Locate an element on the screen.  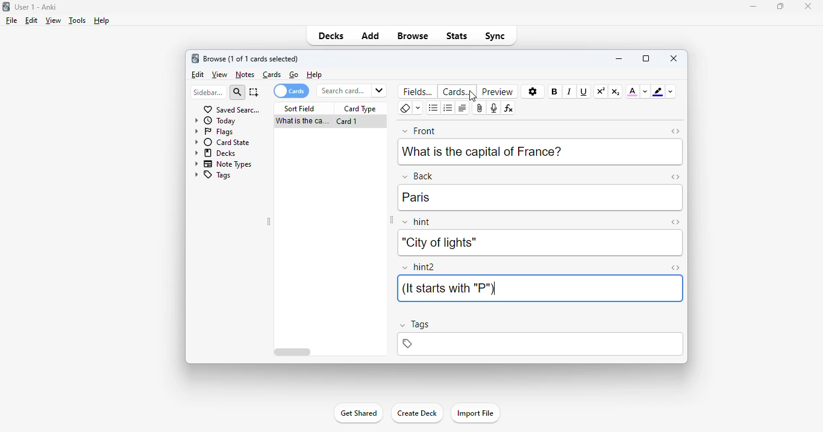
text highlighting color is located at coordinates (657, 91).